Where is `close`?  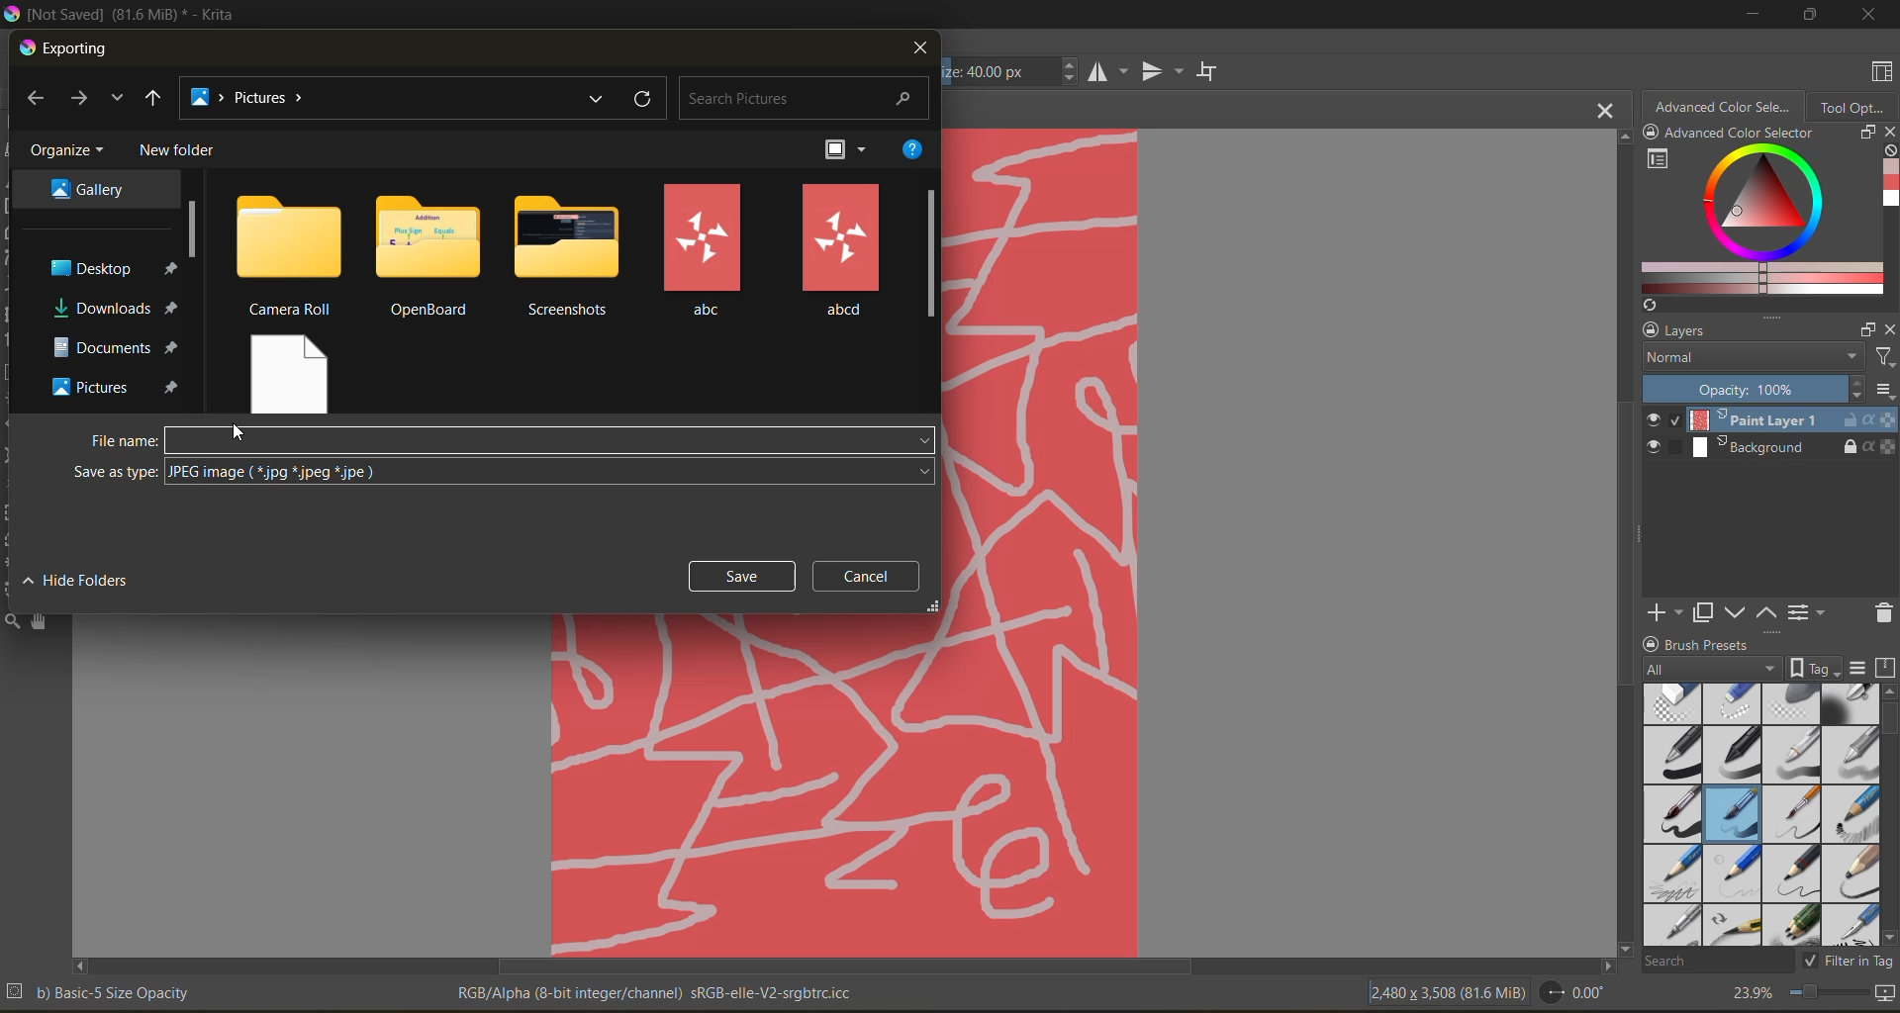
close is located at coordinates (1888, 134).